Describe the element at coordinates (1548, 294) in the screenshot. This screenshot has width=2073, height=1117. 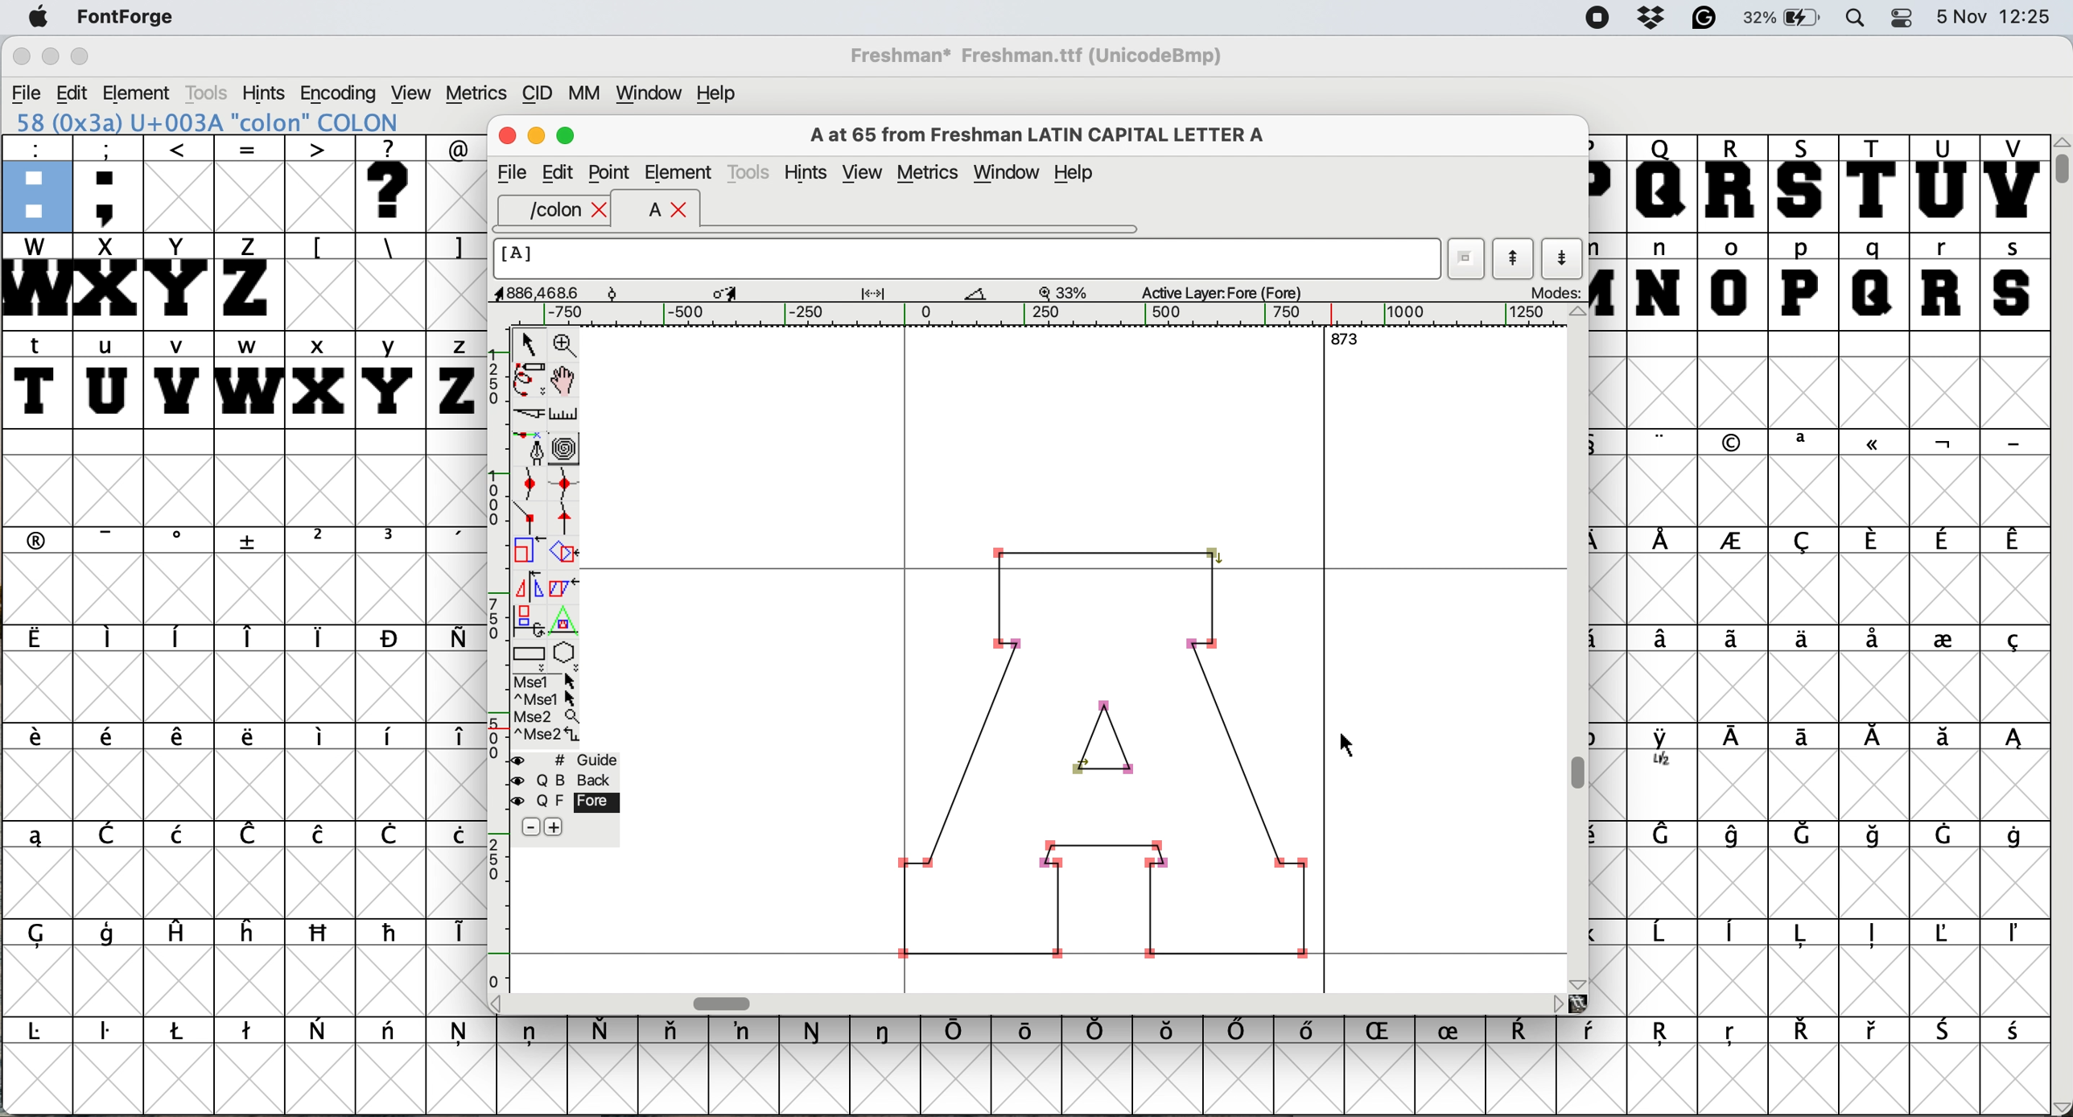
I see `modes` at that location.